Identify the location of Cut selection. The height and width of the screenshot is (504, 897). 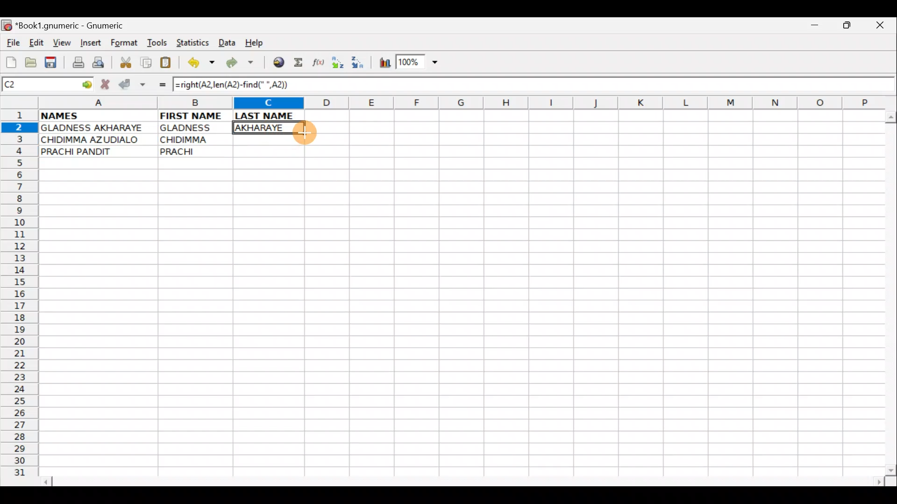
(125, 61).